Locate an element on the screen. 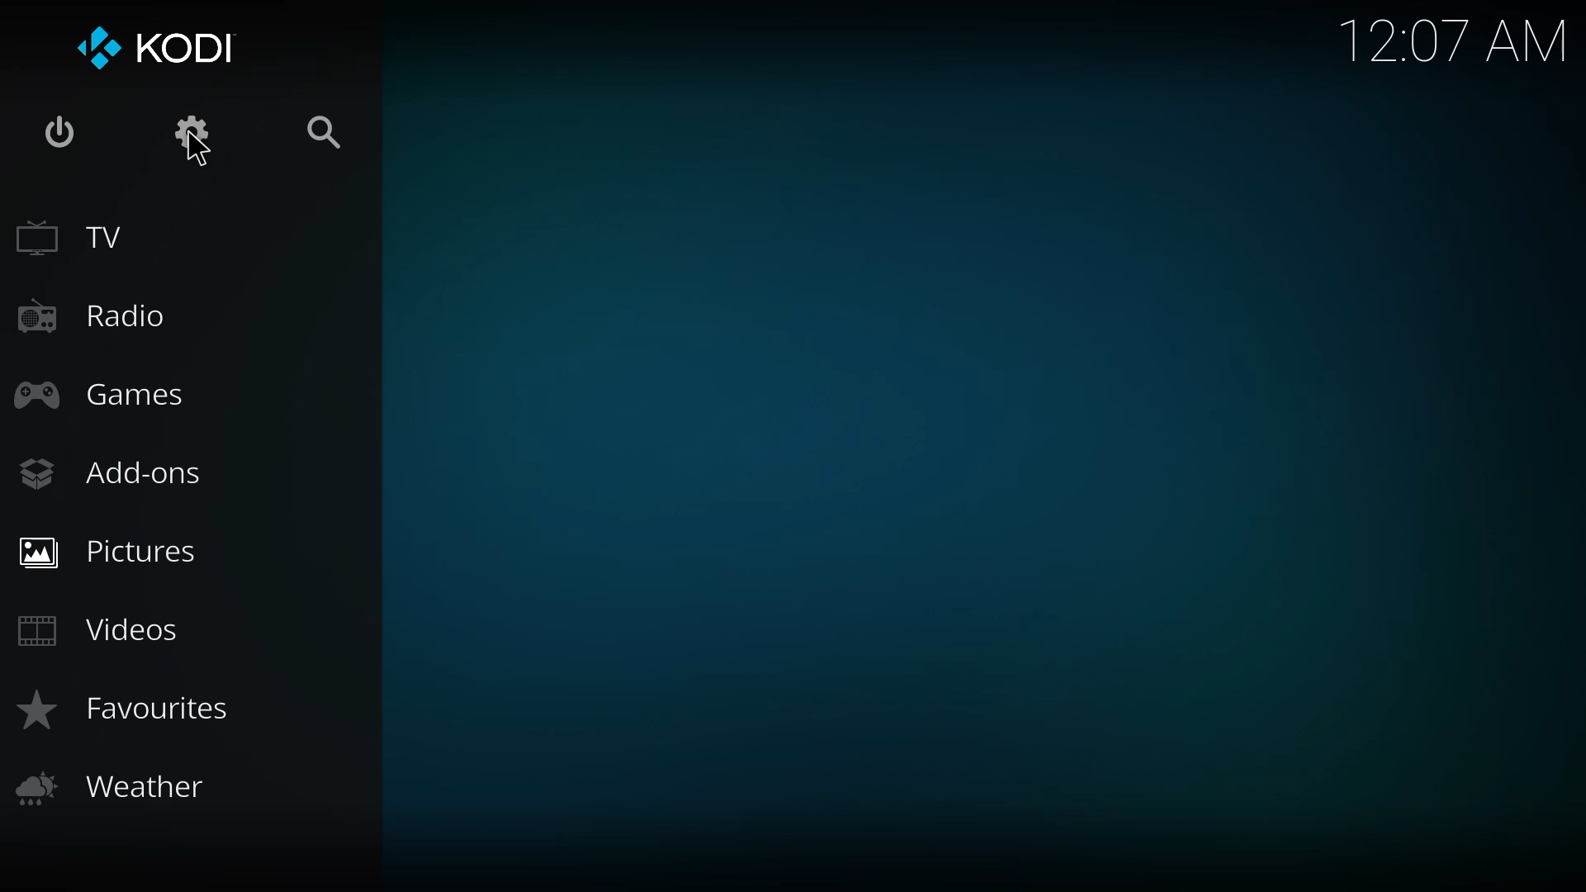 This screenshot has height=892, width=1586. radio is located at coordinates (97, 319).